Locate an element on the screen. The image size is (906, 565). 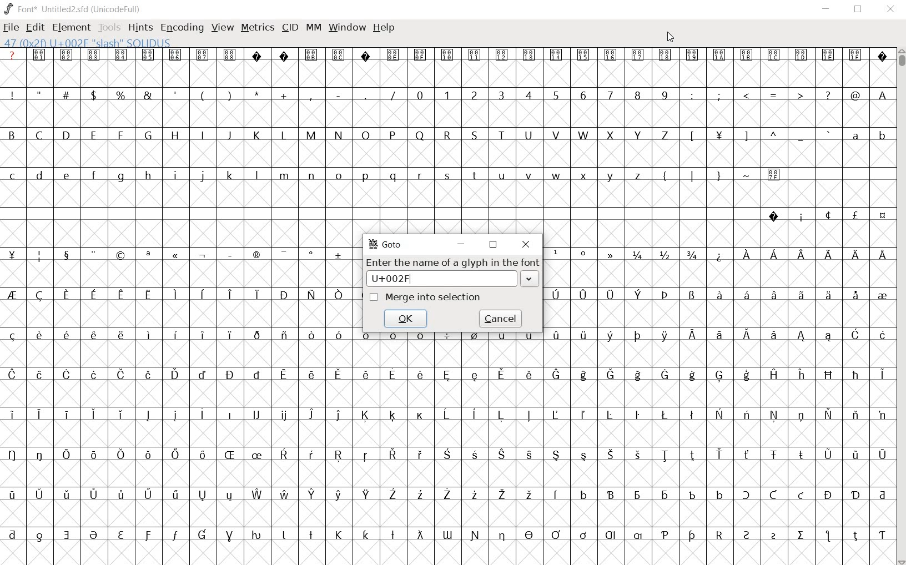
symbols is located at coordinates (205, 94).